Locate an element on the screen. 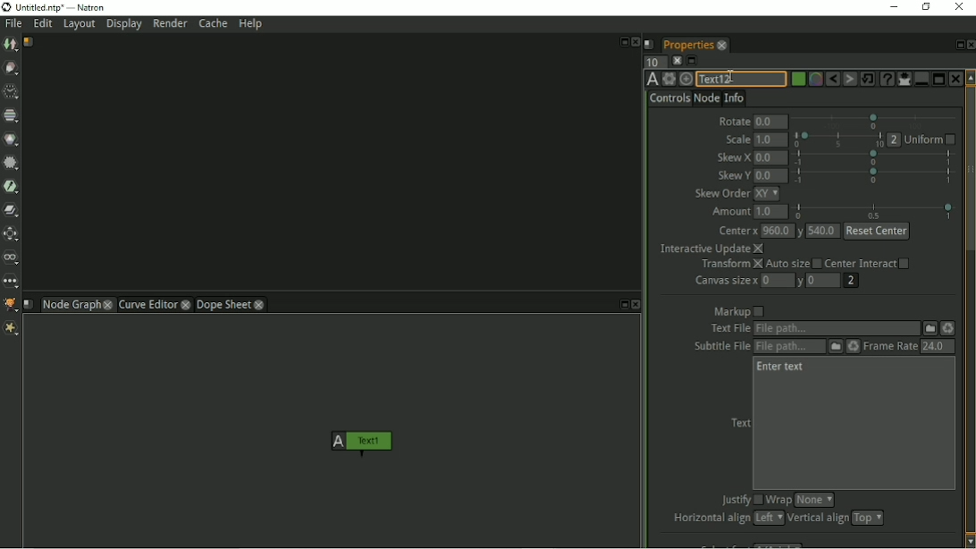  TextOFX Version 6.13 is located at coordinates (652, 79).